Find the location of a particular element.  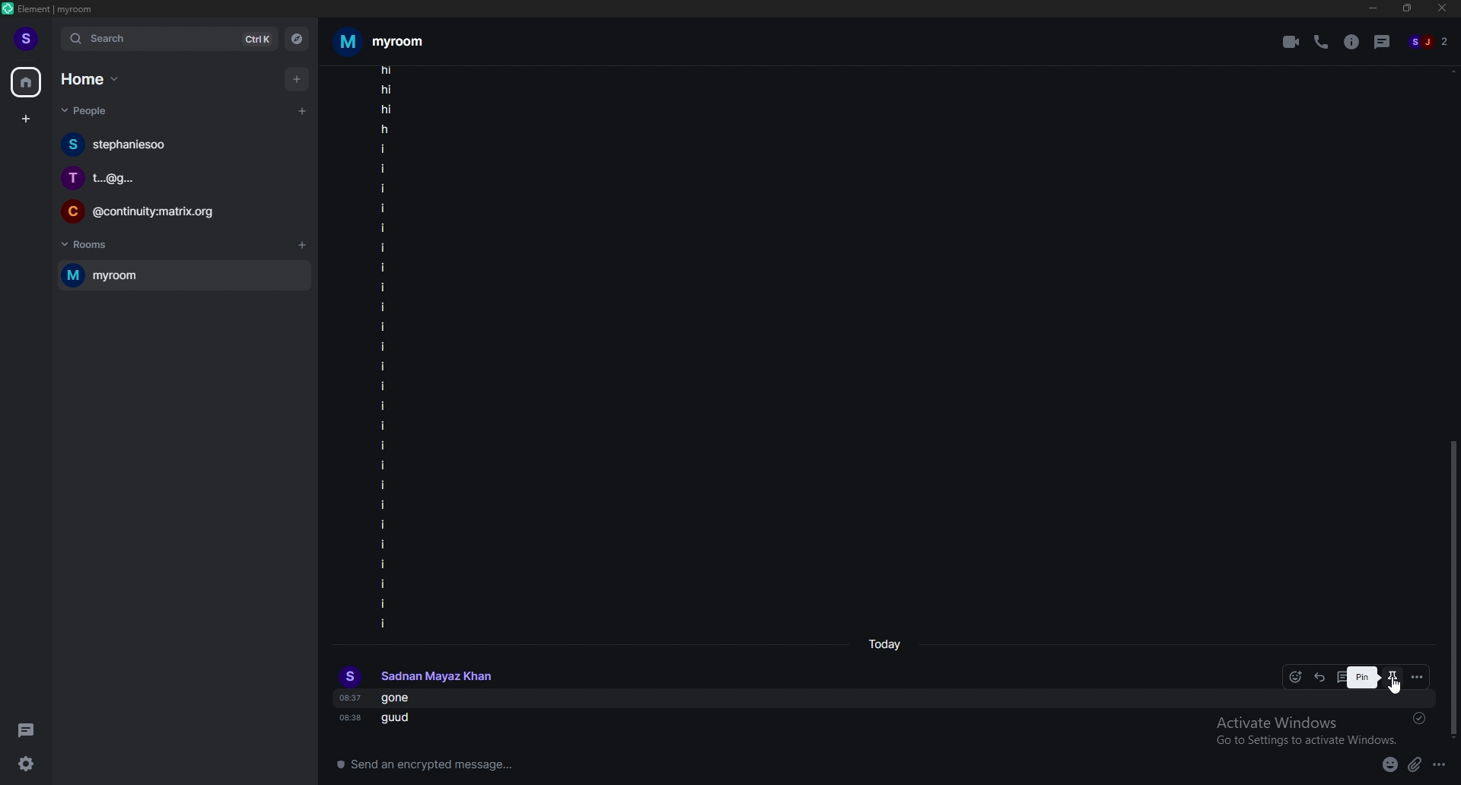

settings is located at coordinates (24, 765).